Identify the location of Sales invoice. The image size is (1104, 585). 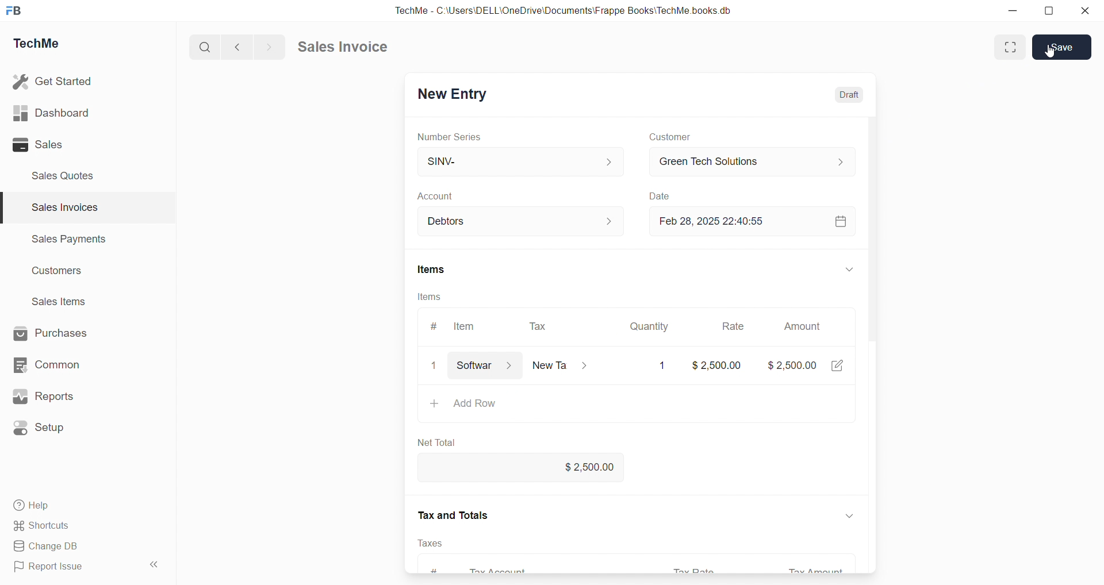
(342, 46).